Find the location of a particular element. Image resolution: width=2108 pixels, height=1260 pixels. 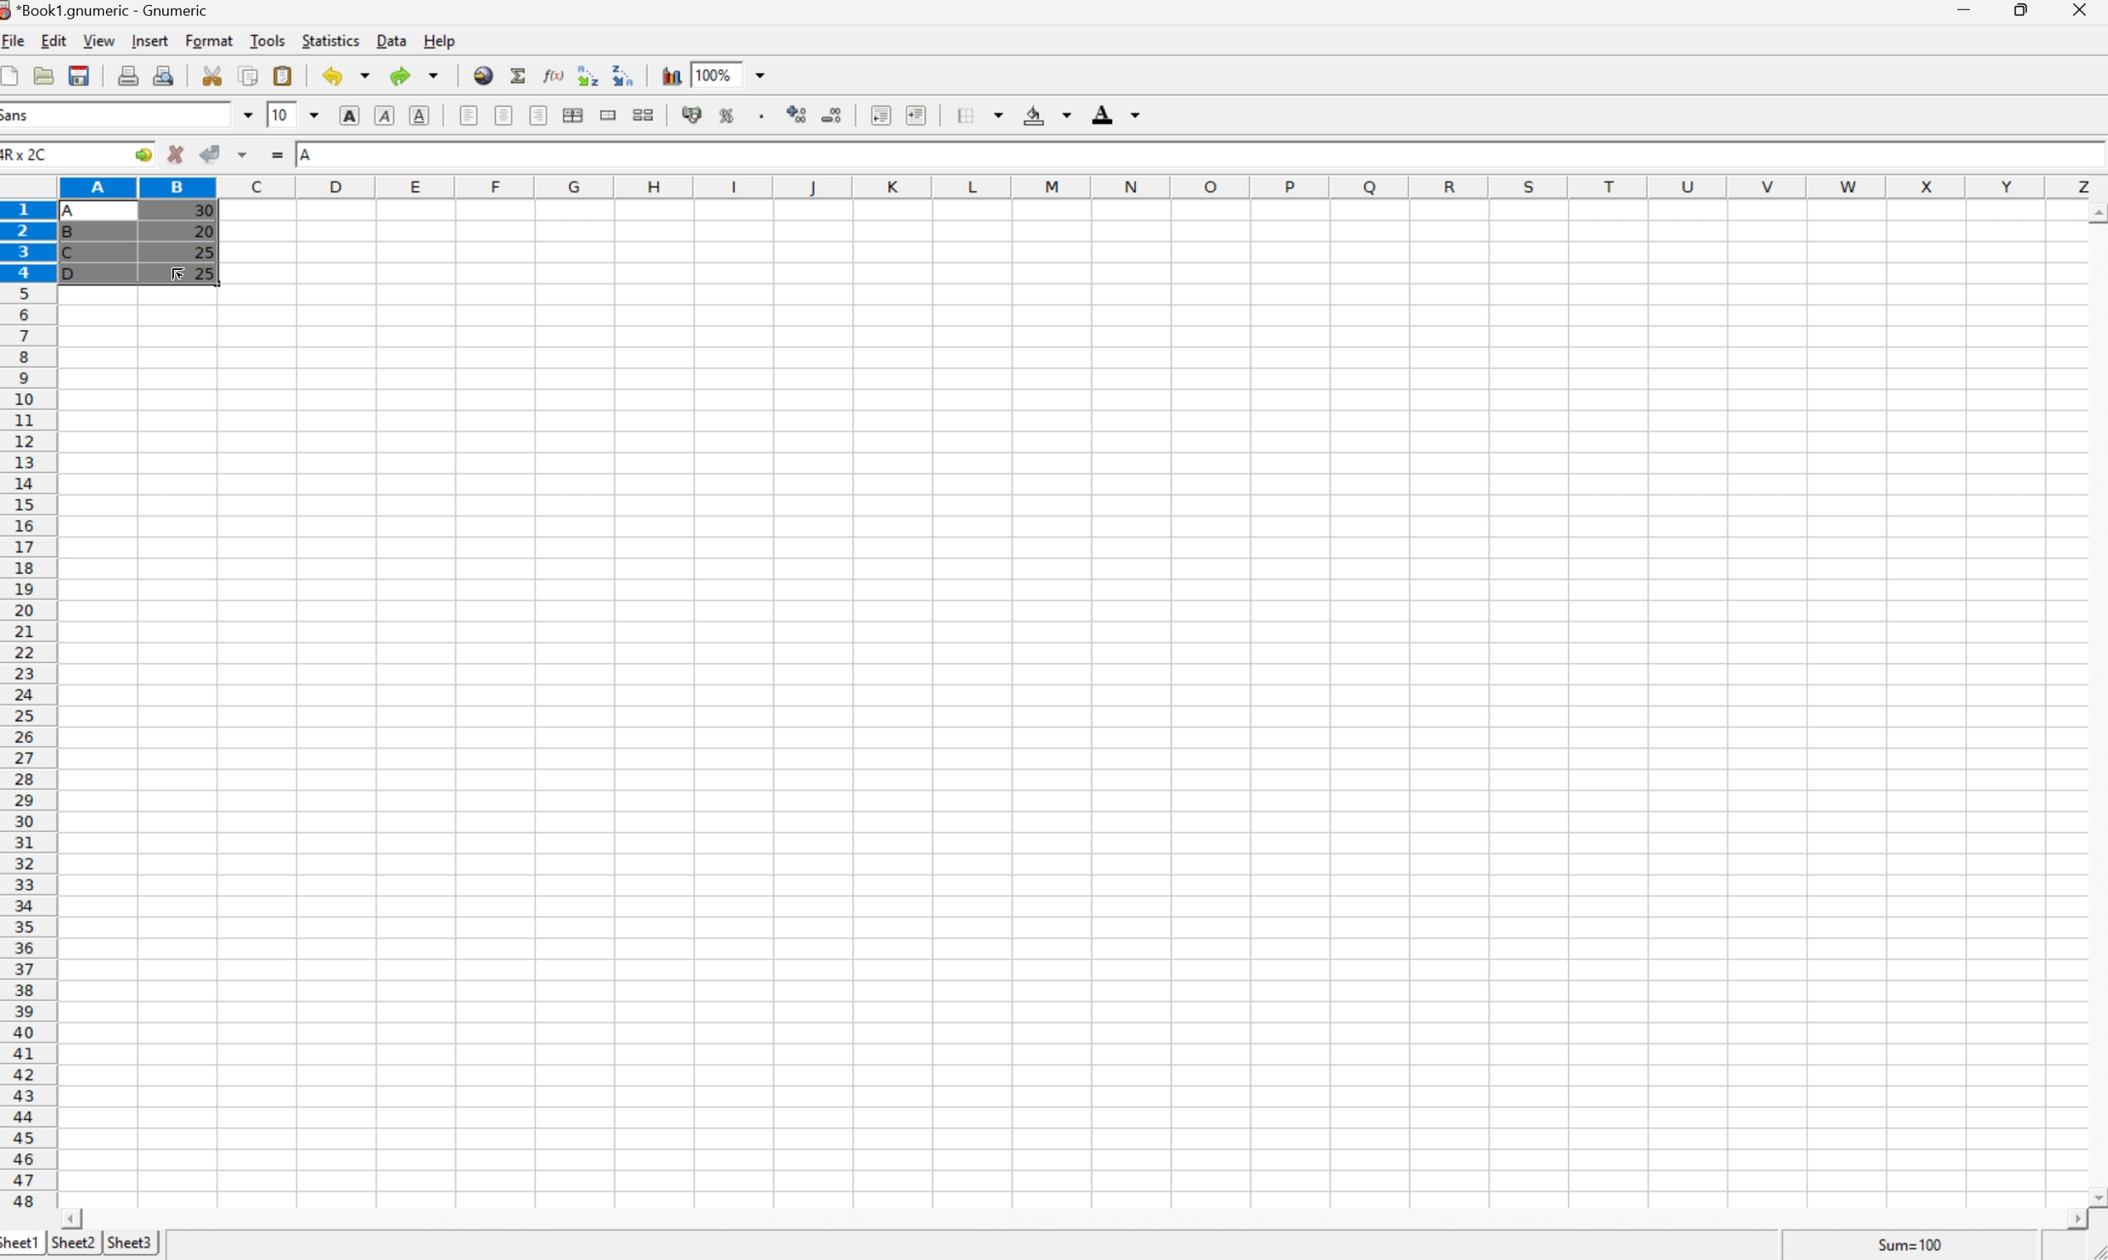

Scroll Right is located at coordinates (2070, 1219).